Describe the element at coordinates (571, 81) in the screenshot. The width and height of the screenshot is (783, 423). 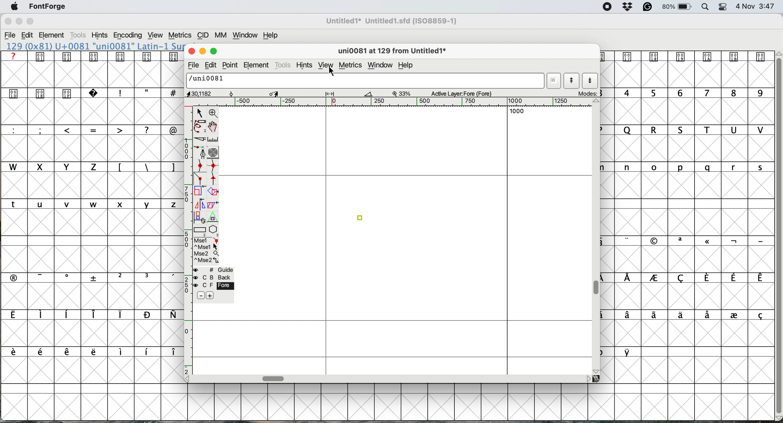
I see `show previous letter` at that location.